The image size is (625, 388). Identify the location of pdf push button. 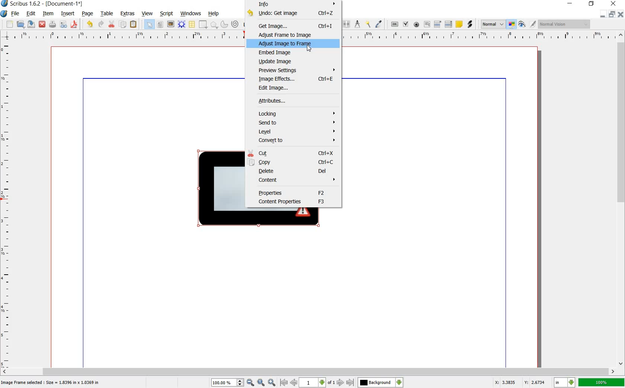
(392, 24).